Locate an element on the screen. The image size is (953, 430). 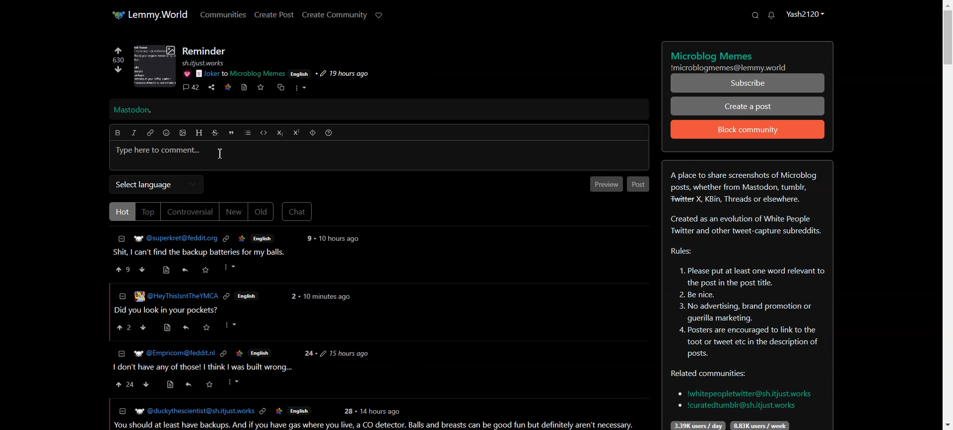
Spoiler is located at coordinates (313, 133).